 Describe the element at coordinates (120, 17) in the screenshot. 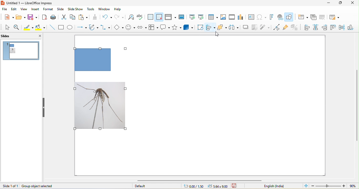

I see `redo` at that location.